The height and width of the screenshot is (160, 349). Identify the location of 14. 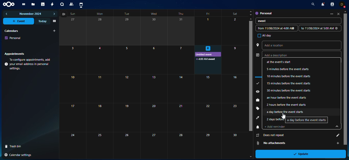
(180, 89).